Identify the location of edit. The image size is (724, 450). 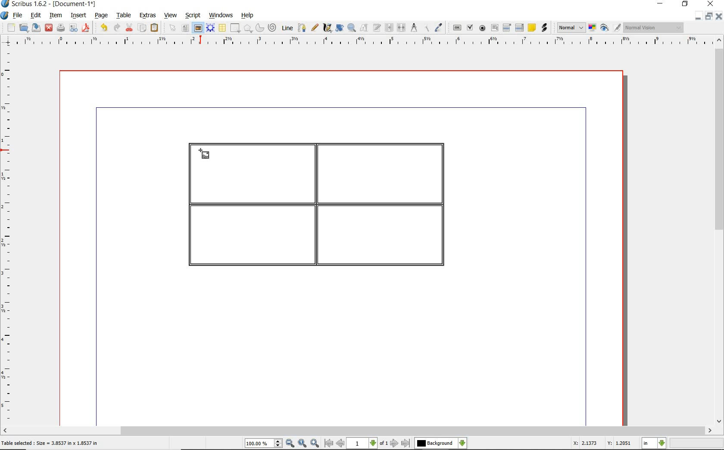
(35, 16).